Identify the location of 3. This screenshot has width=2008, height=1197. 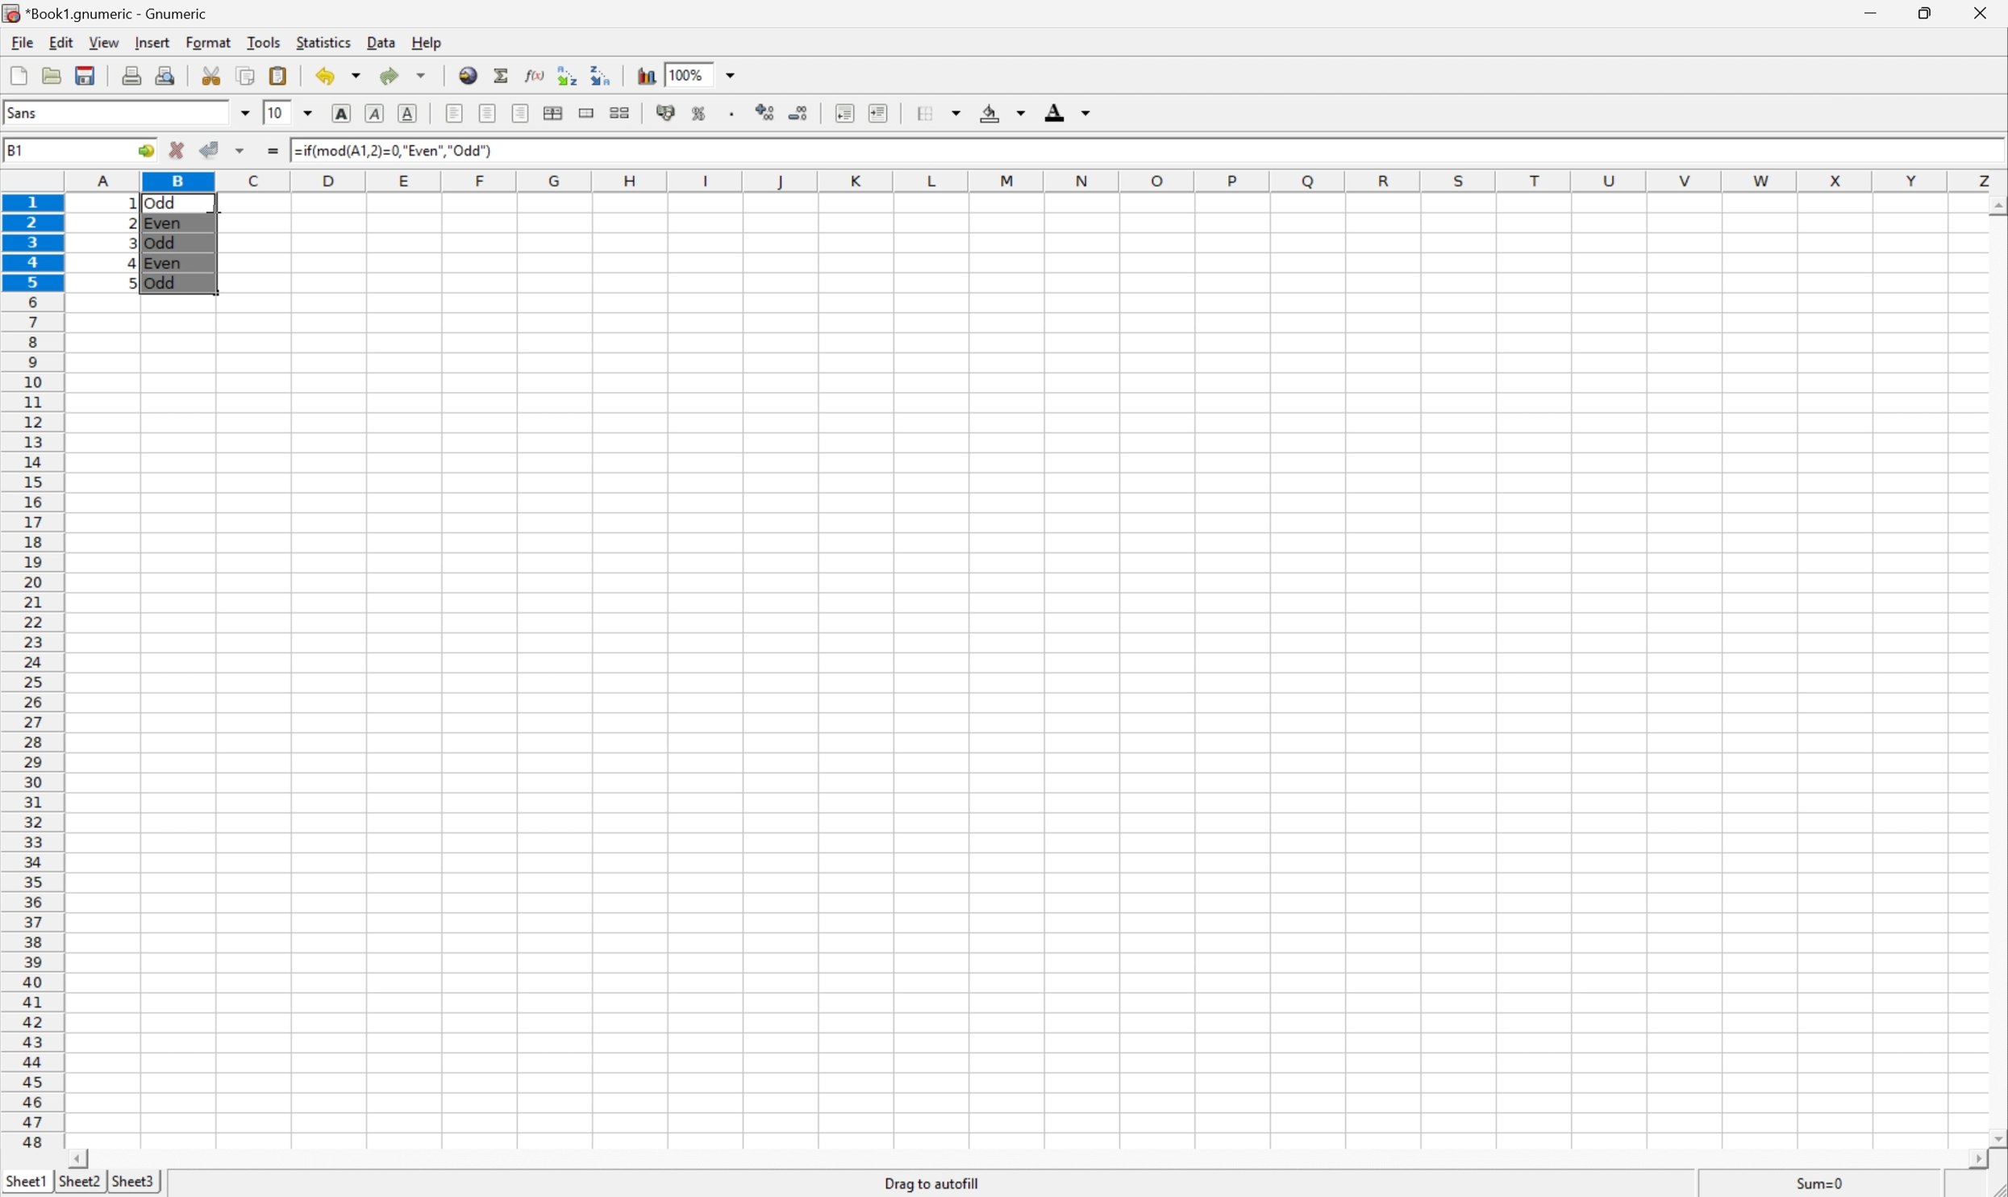
(133, 242).